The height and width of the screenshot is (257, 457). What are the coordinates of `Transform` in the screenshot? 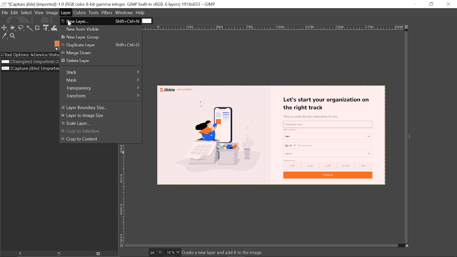 It's located at (101, 97).